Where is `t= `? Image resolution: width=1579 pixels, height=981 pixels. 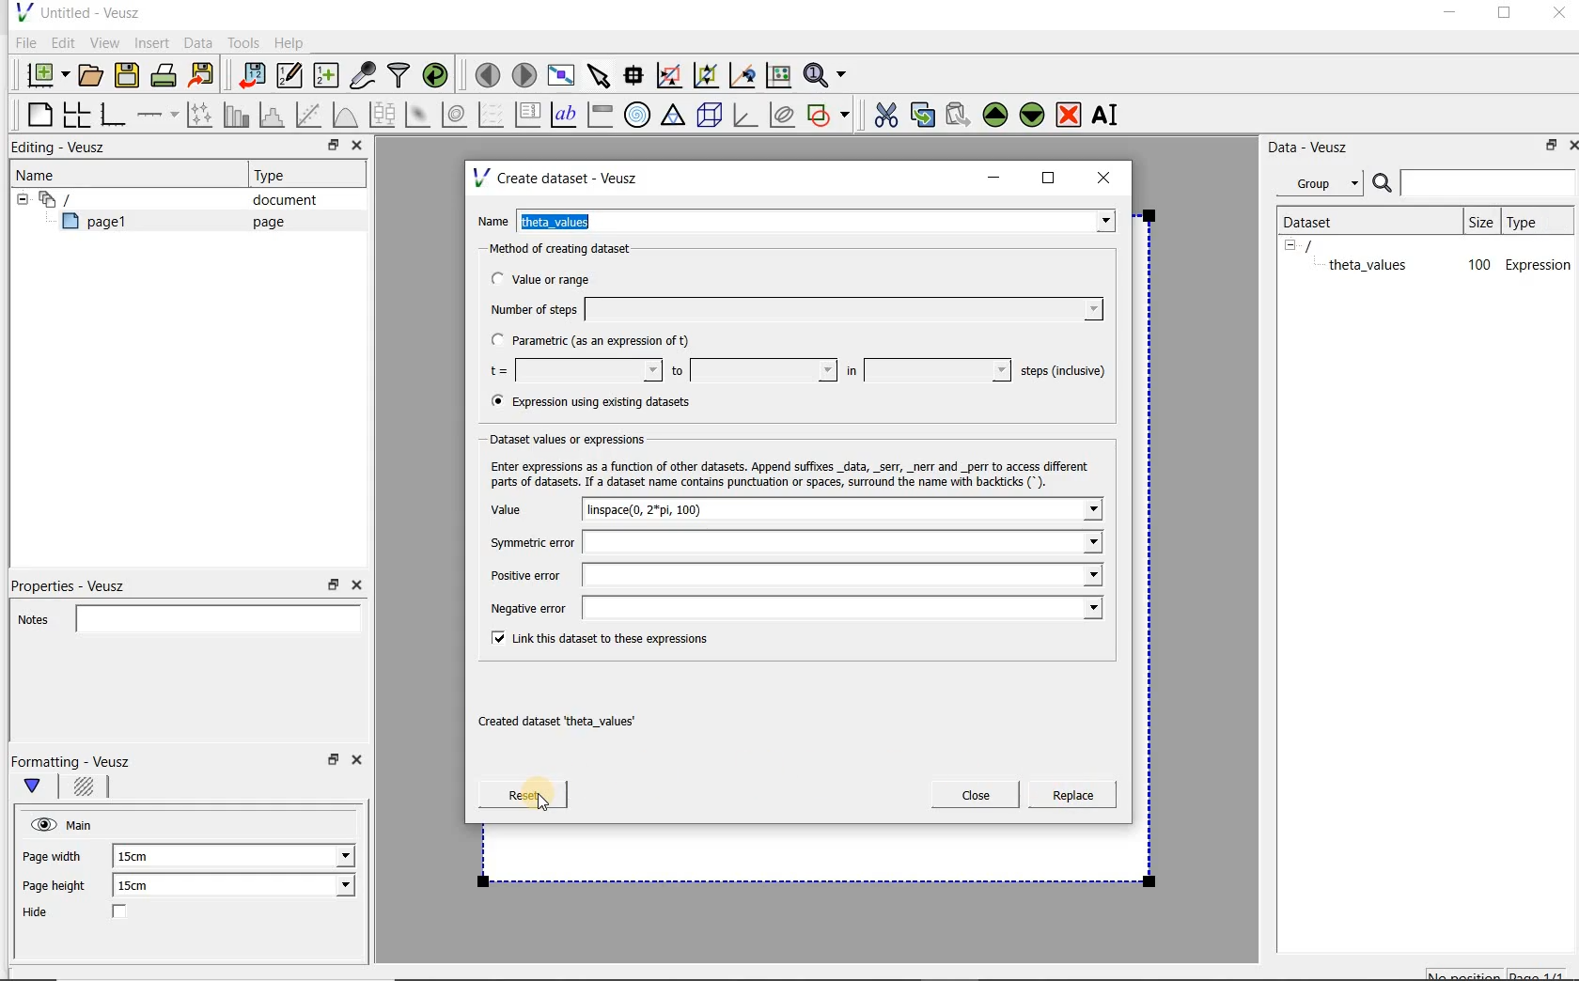
t=  is located at coordinates (571, 371).